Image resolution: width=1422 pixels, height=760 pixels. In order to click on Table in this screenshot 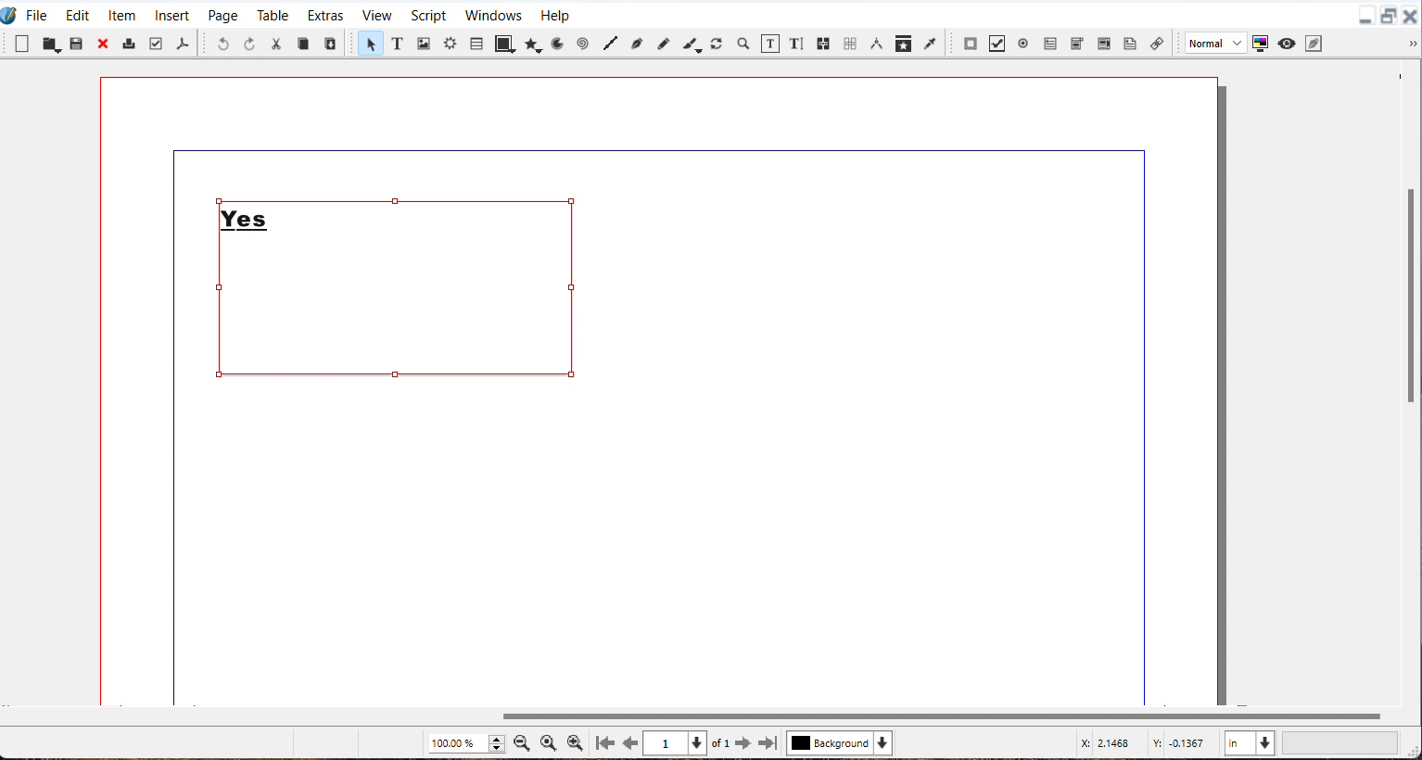, I will do `click(476, 43)`.